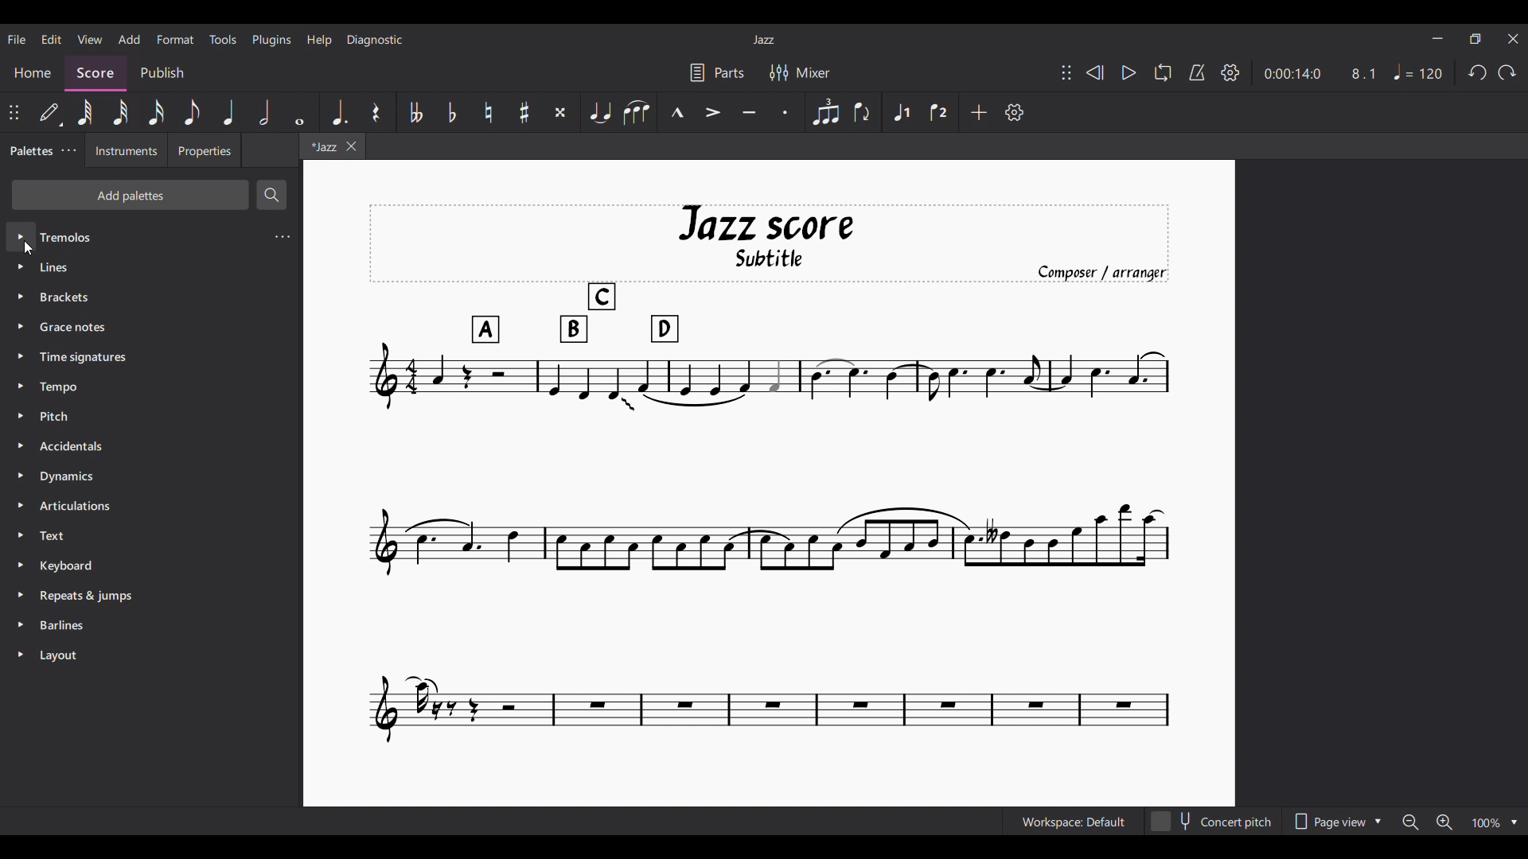  I want to click on Toggle natural, so click(489, 112).